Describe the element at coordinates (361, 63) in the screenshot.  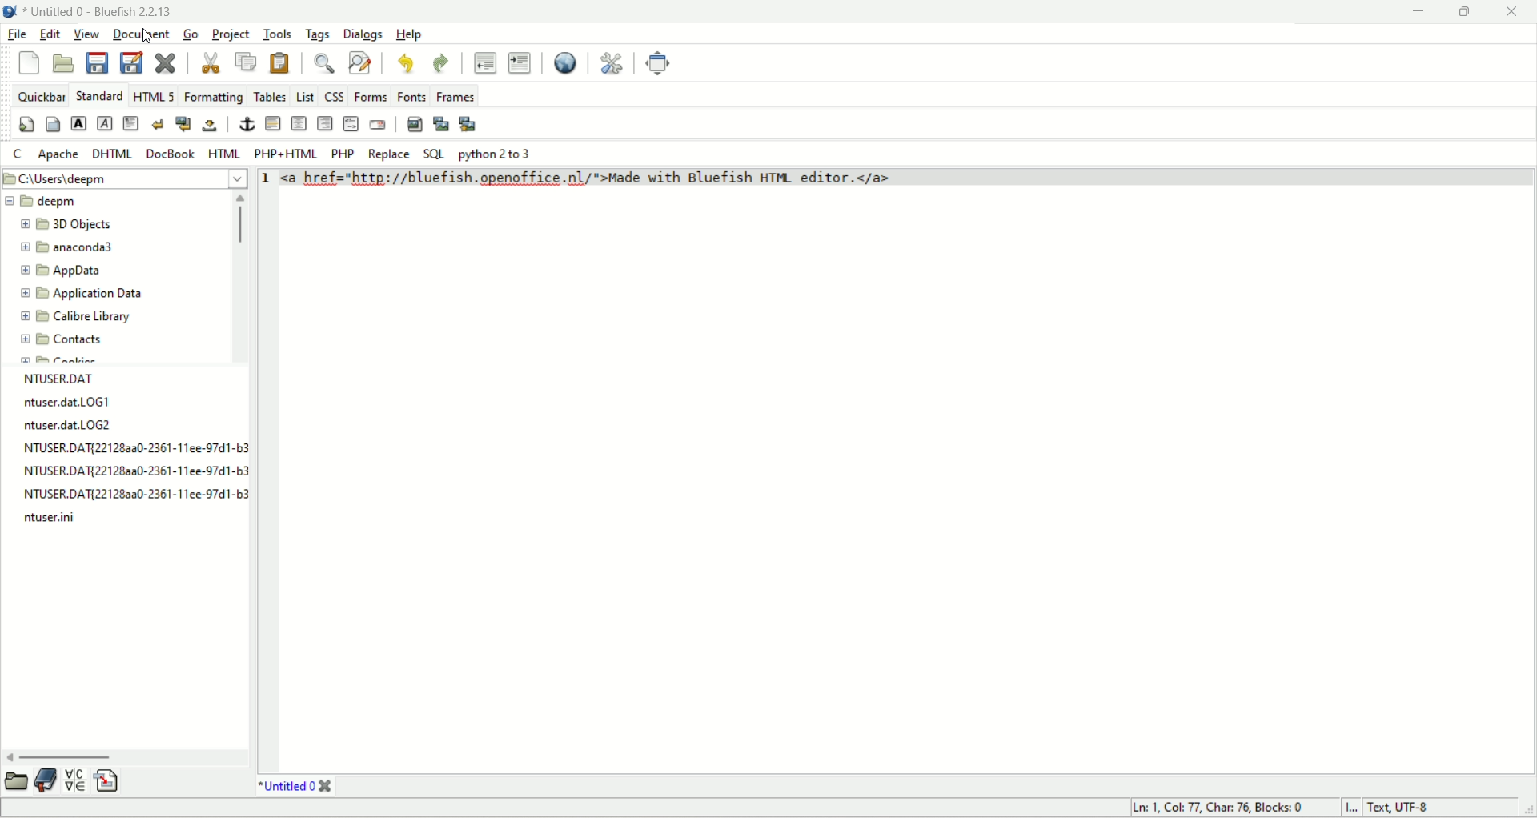
I see `advanced find and replace` at that location.